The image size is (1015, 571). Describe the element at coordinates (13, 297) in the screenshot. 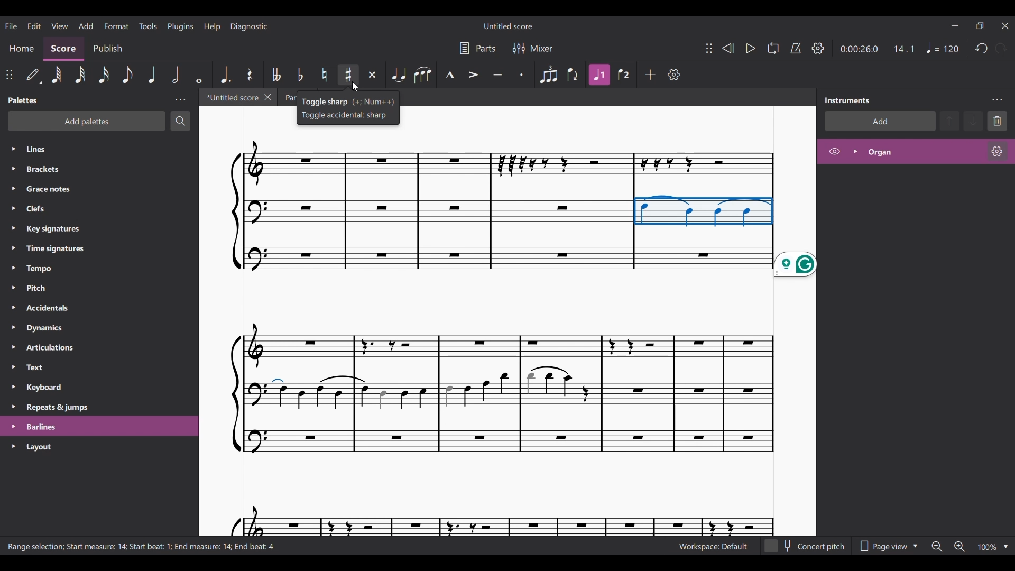

I see `Expand respective palettes` at that location.